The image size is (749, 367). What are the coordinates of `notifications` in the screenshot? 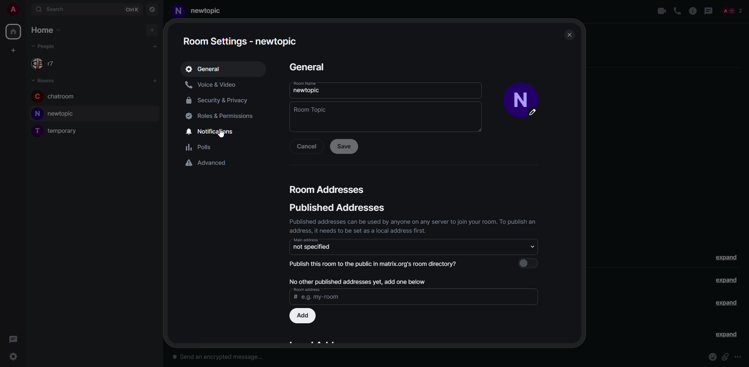 It's located at (211, 131).